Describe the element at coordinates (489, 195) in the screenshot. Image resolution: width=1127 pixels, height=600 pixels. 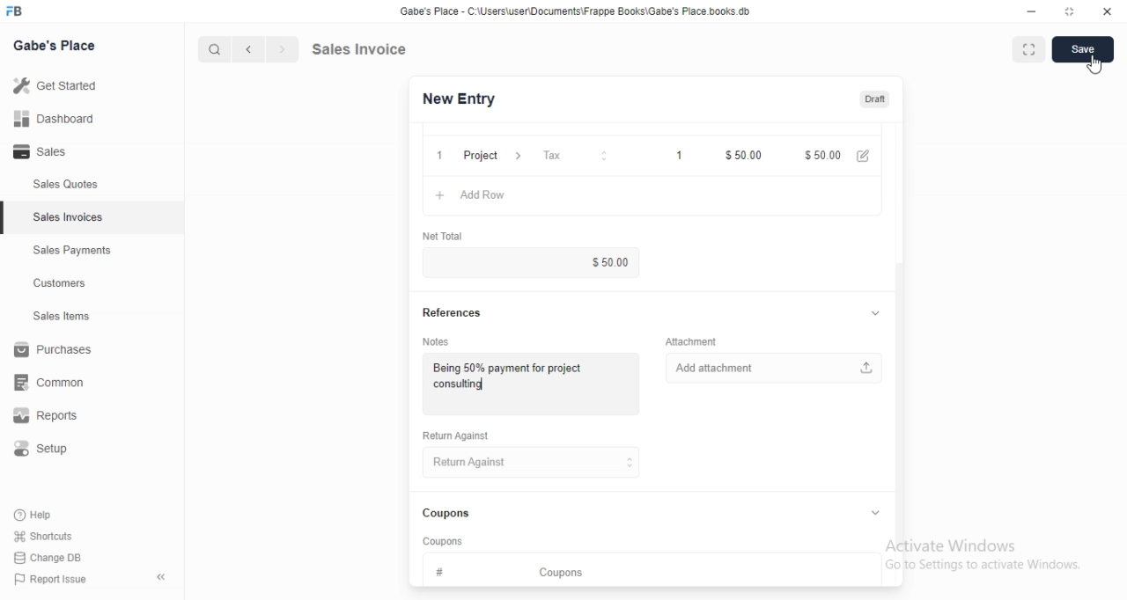
I see `Add row` at that location.